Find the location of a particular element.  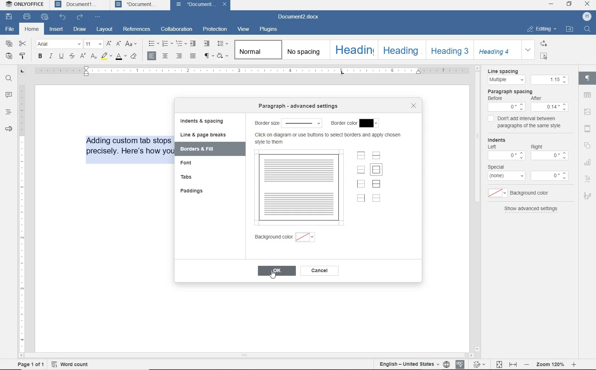

line & page breaks is located at coordinates (208, 135).